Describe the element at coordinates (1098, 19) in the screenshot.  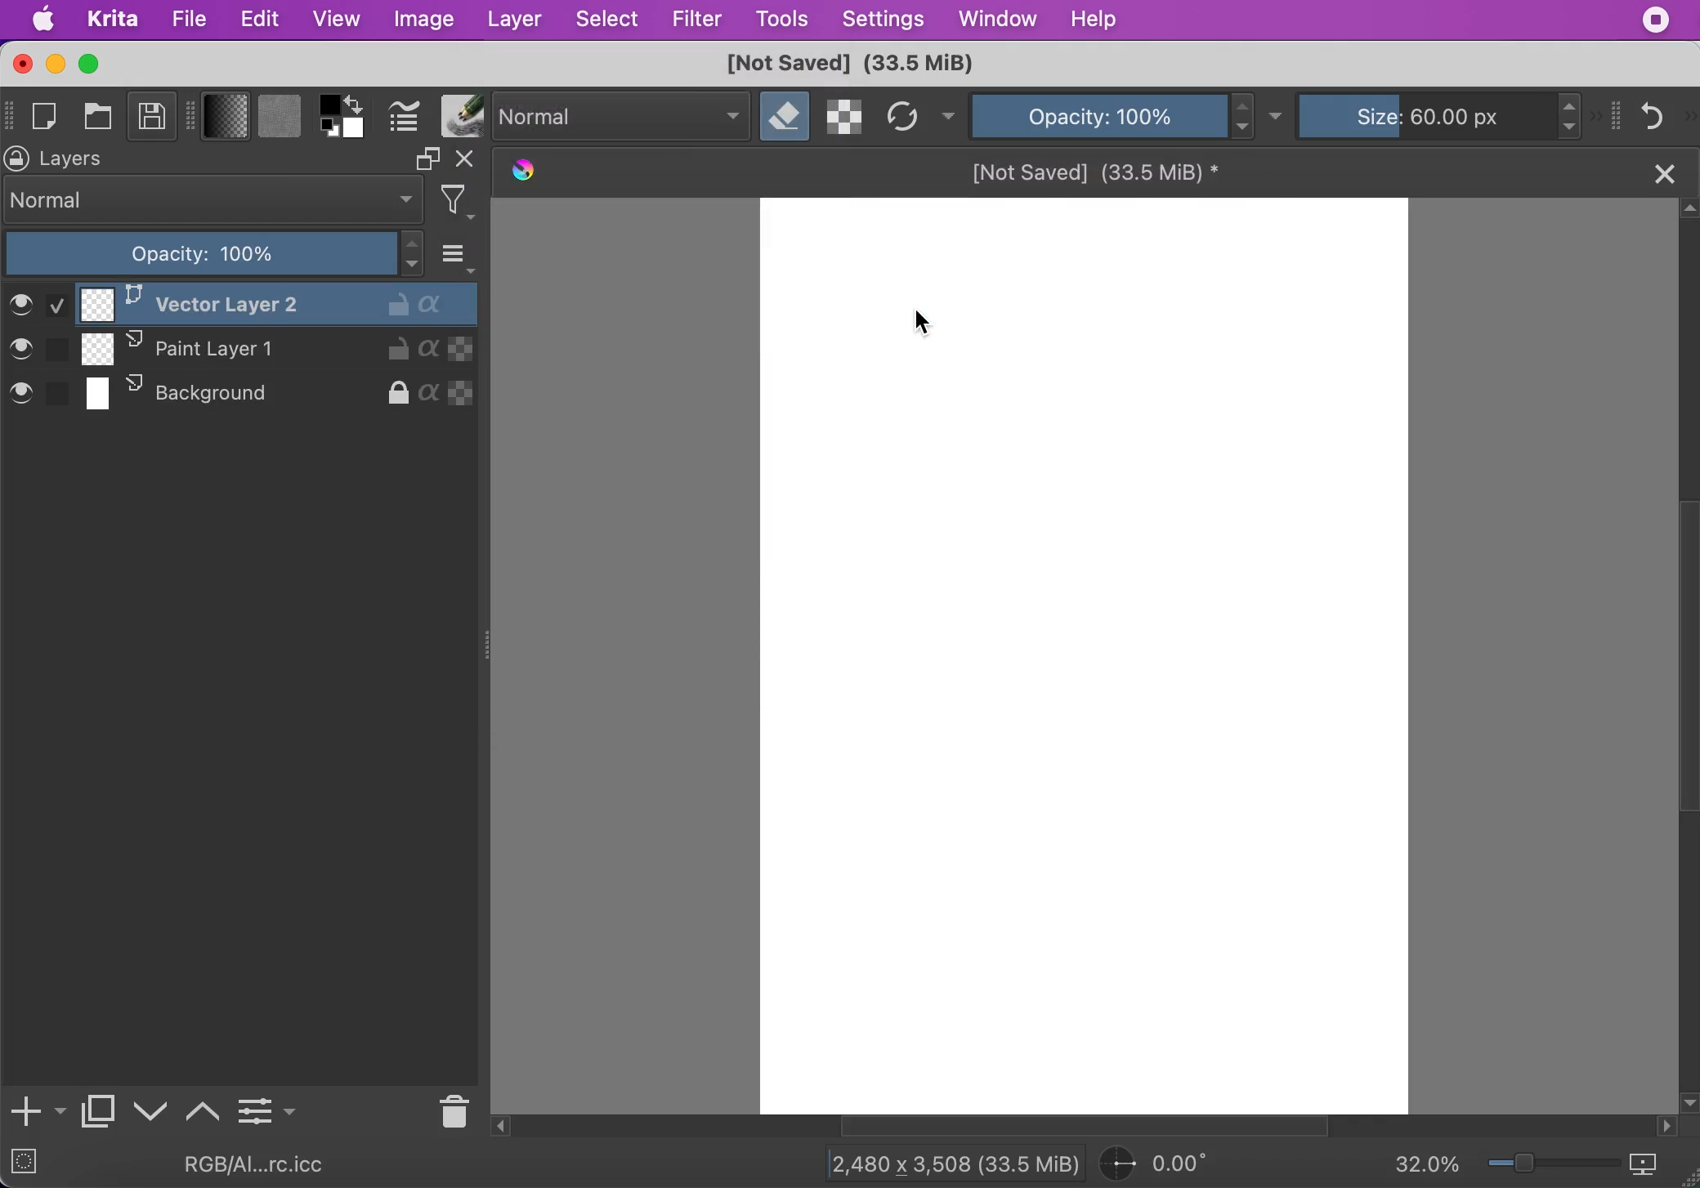
I see `help` at that location.